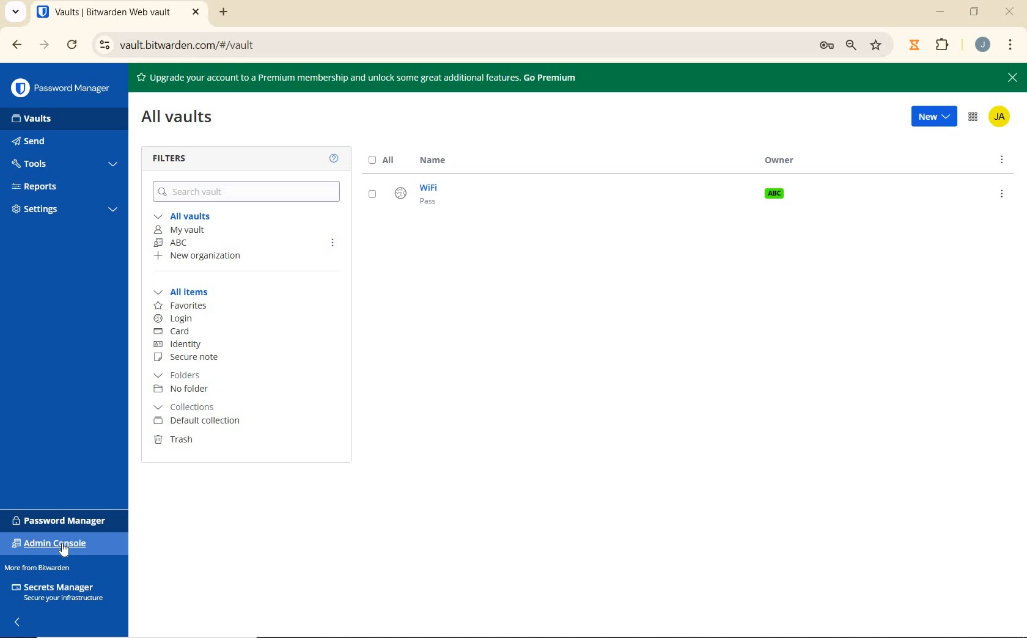 The width and height of the screenshot is (1027, 638). Describe the element at coordinates (195, 407) in the screenshot. I see `COLLECTIONS` at that location.